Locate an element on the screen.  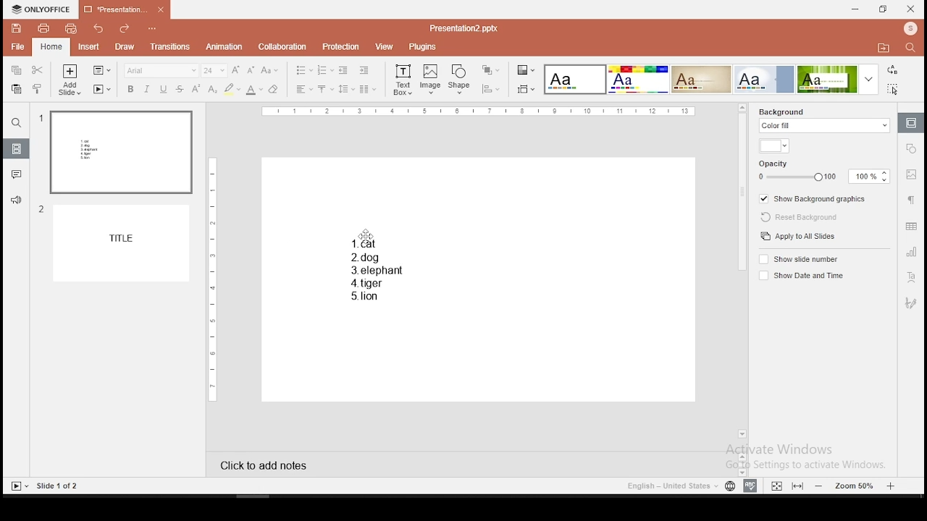
chart settings is located at coordinates (910, 253).